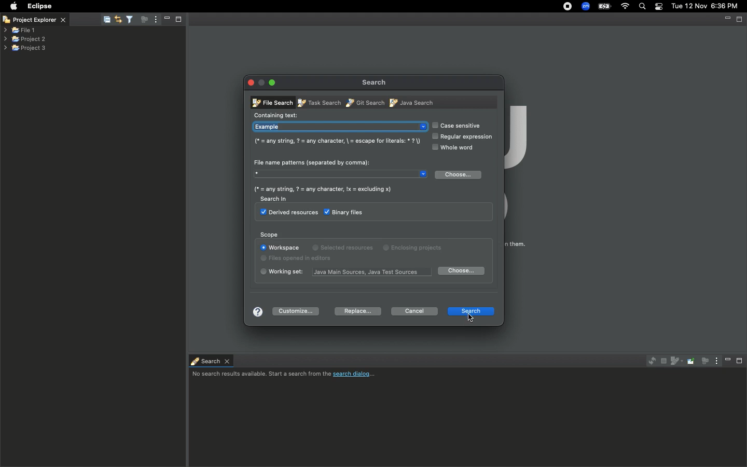 This screenshot has width=747, height=467. Describe the element at coordinates (740, 19) in the screenshot. I see `Maximize` at that location.